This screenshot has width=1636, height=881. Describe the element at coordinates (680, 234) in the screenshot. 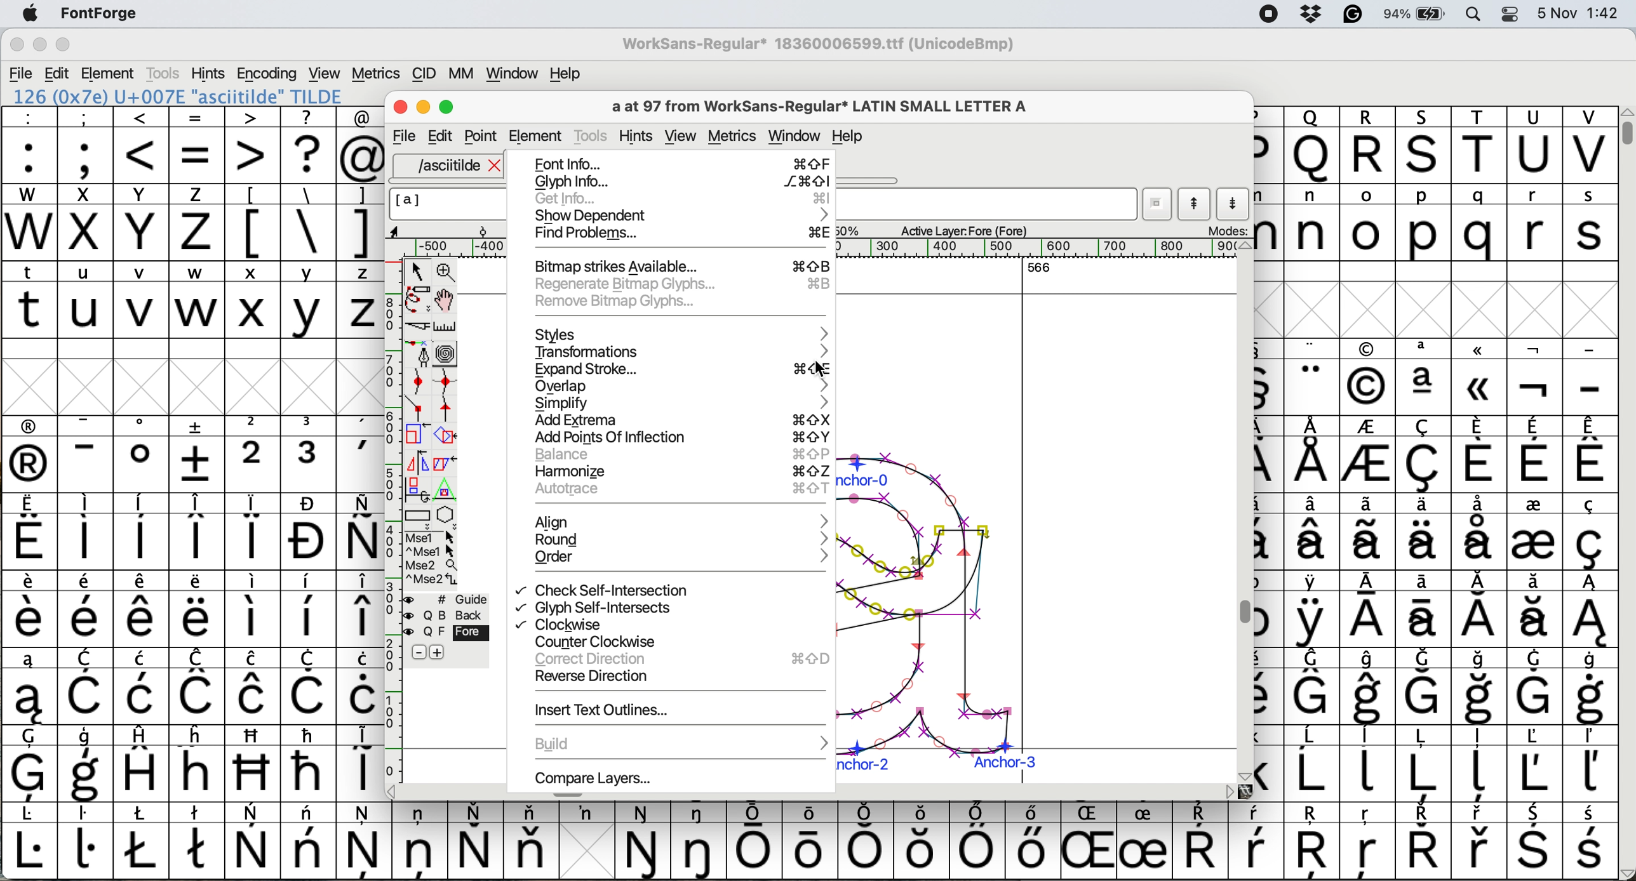

I see `find problems` at that location.